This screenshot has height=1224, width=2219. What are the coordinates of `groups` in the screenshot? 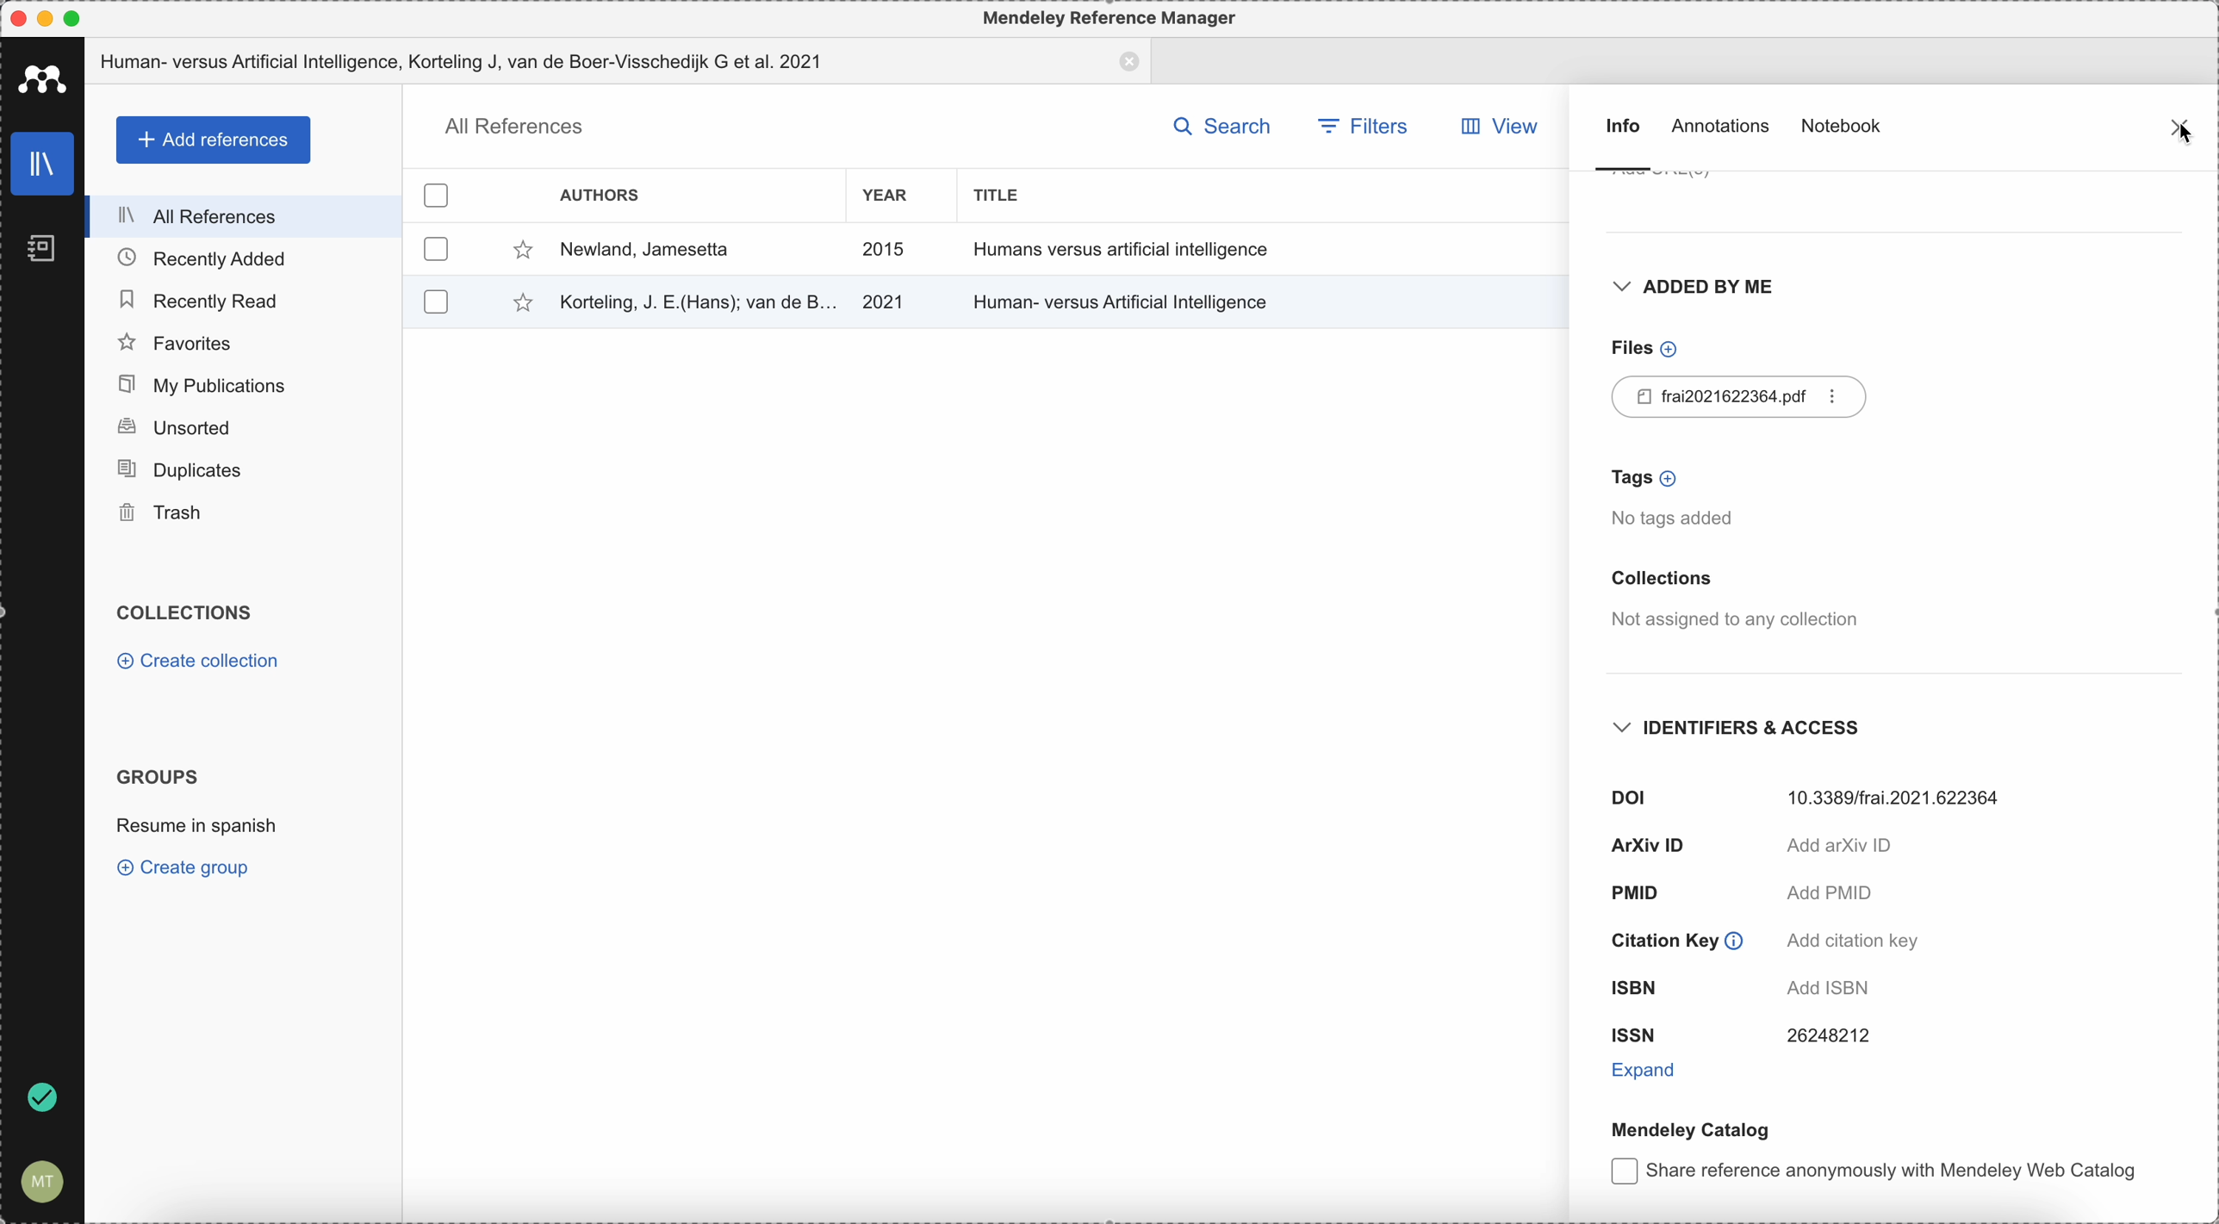 It's located at (158, 776).